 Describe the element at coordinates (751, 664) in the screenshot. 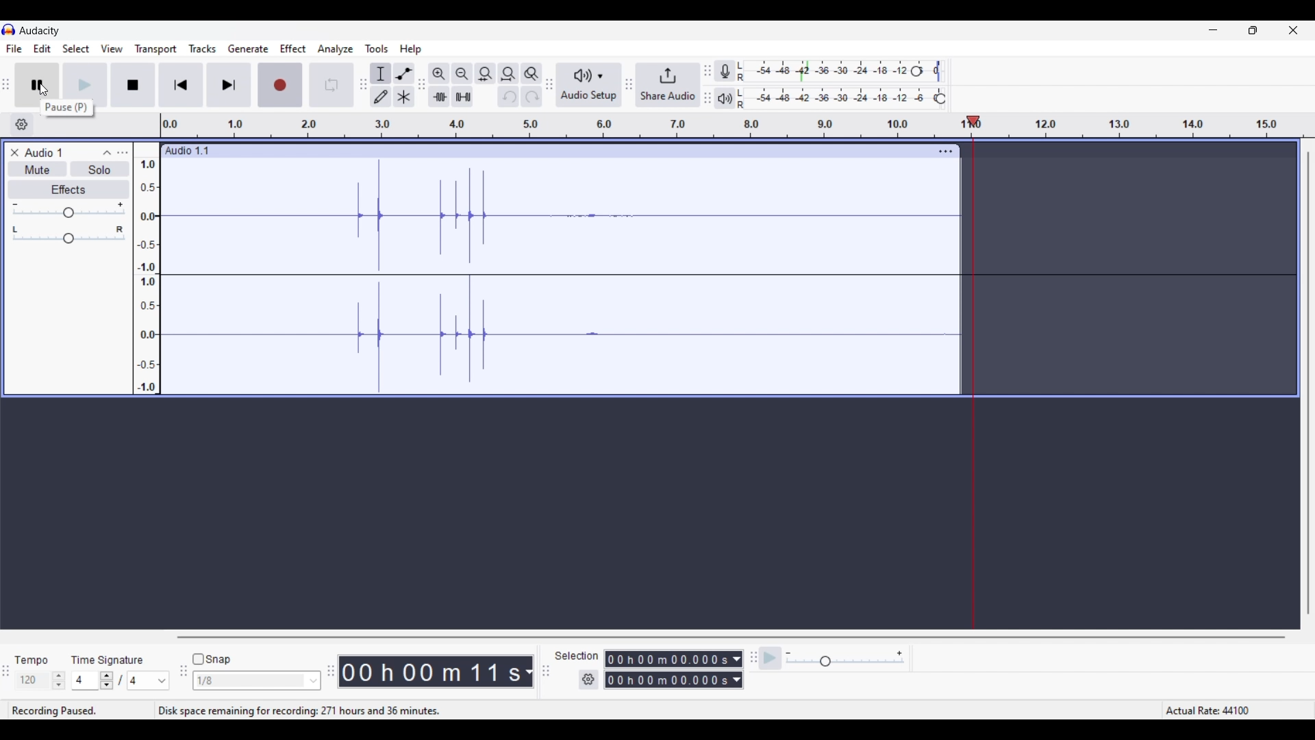

I see `toolbar` at that location.